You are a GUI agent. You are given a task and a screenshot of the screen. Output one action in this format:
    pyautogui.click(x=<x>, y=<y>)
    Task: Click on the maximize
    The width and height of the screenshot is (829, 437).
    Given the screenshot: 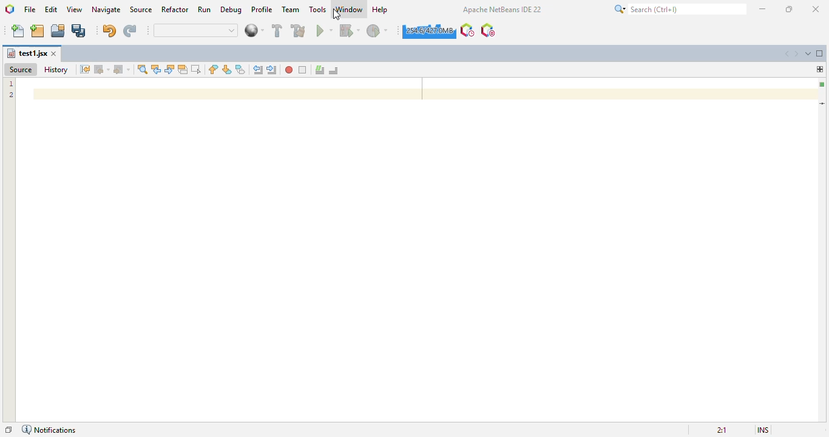 What is the action you would take?
    pyautogui.click(x=789, y=9)
    